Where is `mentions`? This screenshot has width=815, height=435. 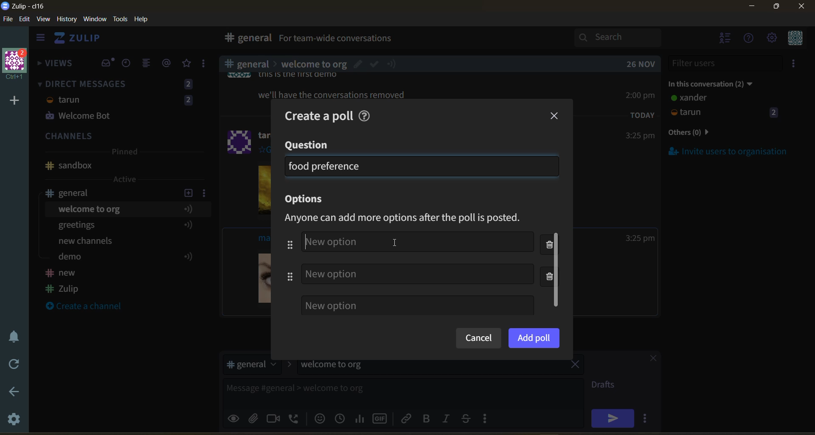
mentions is located at coordinates (168, 63).